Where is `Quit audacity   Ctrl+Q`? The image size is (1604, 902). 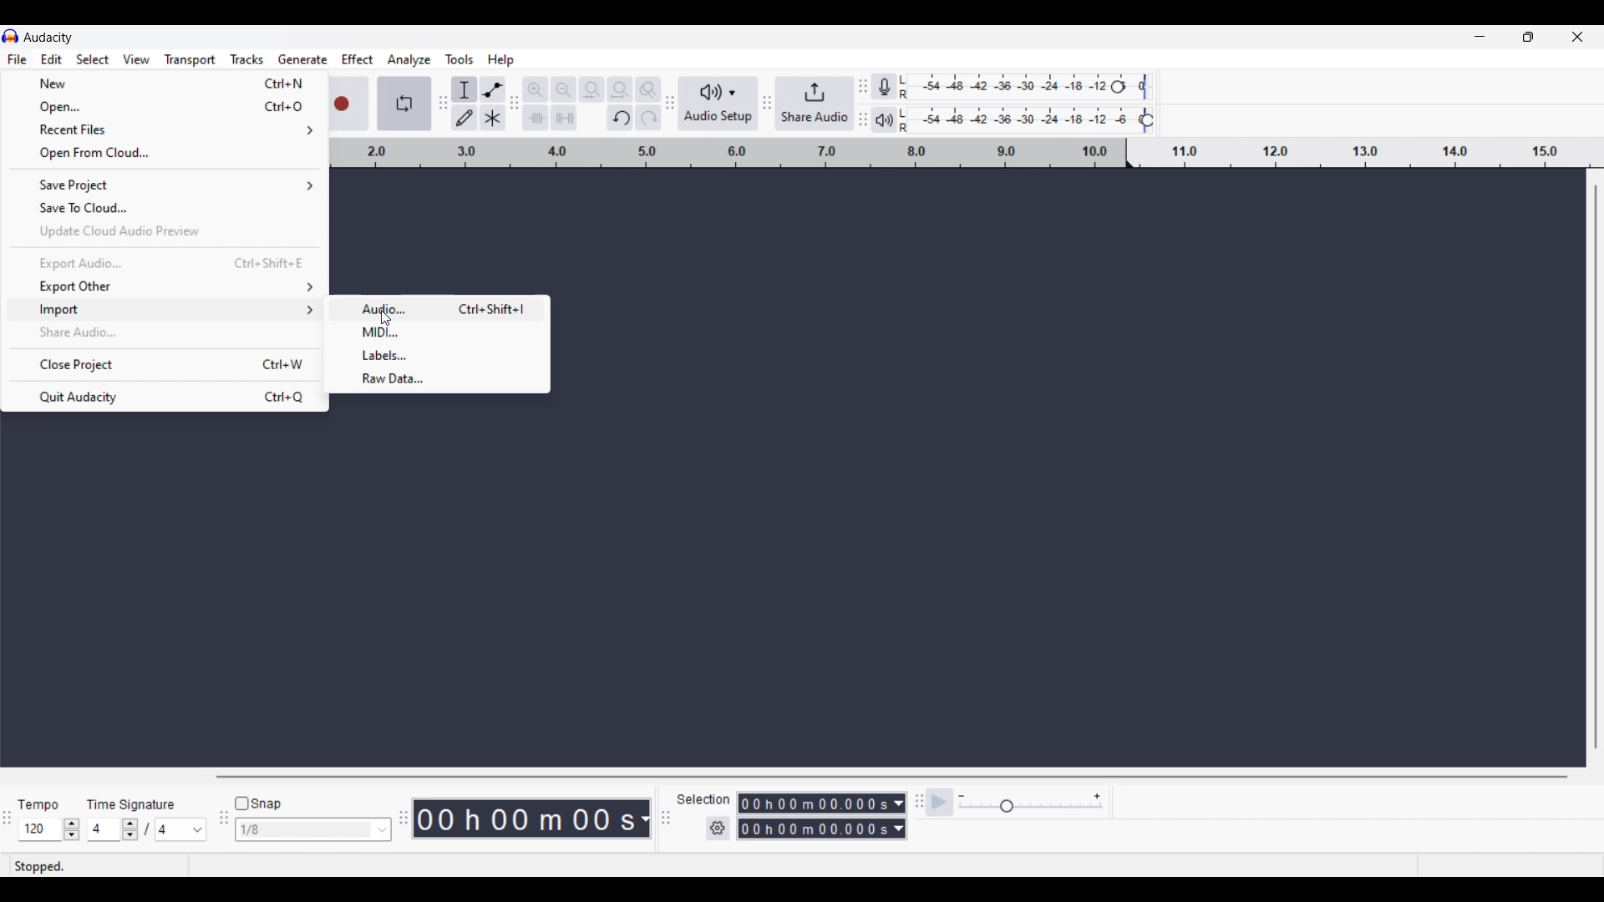 Quit audacity   Ctrl+Q is located at coordinates (165, 397).